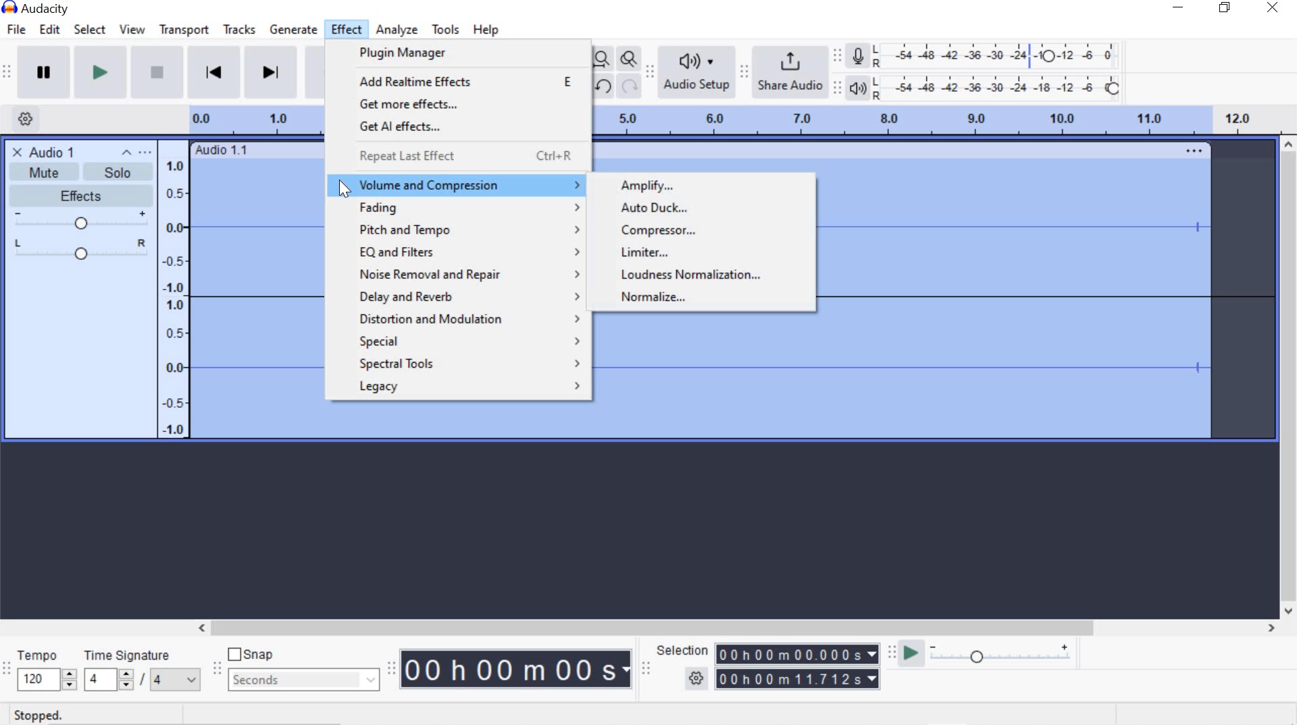 The image size is (1297, 725). What do you see at coordinates (840, 86) in the screenshot?
I see `Playback meter toolbar` at bounding box center [840, 86].